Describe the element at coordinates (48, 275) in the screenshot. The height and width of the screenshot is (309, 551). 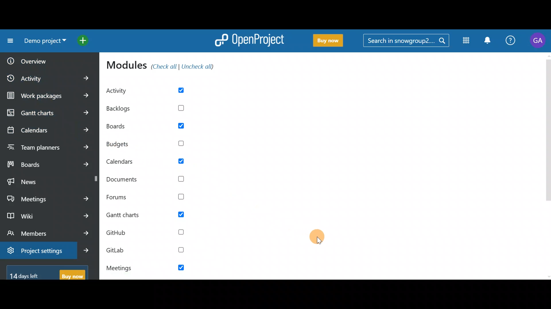
I see `Buy now` at that location.